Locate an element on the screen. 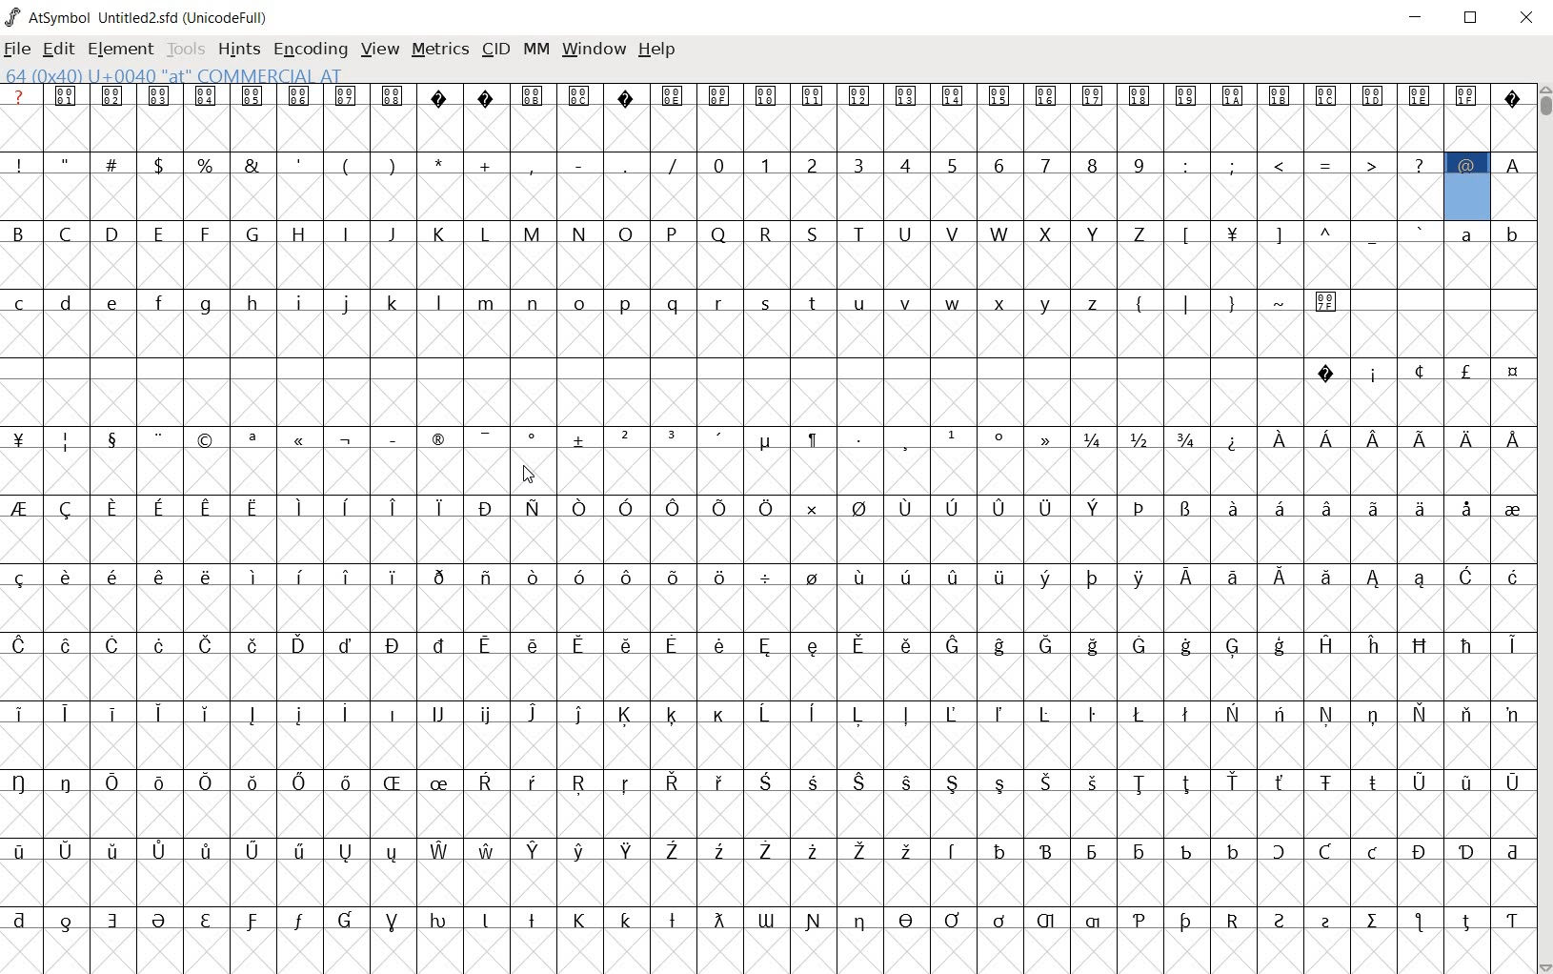 This screenshot has width=1553, height=974. empty glyph slots is located at coordinates (768, 743).